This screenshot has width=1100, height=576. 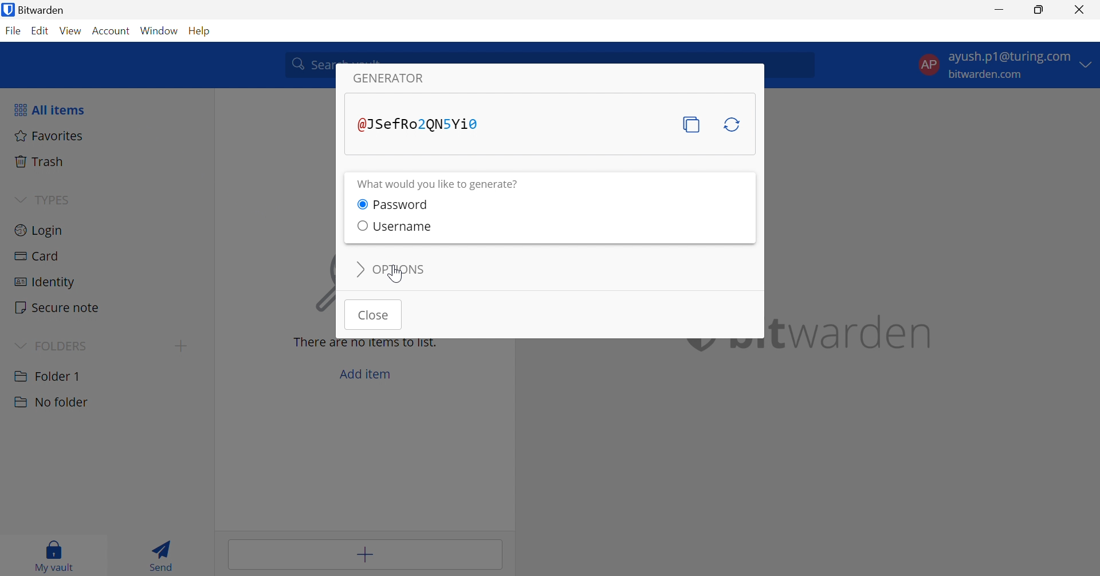 What do you see at coordinates (403, 227) in the screenshot?
I see `Username` at bounding box center [403, 227].